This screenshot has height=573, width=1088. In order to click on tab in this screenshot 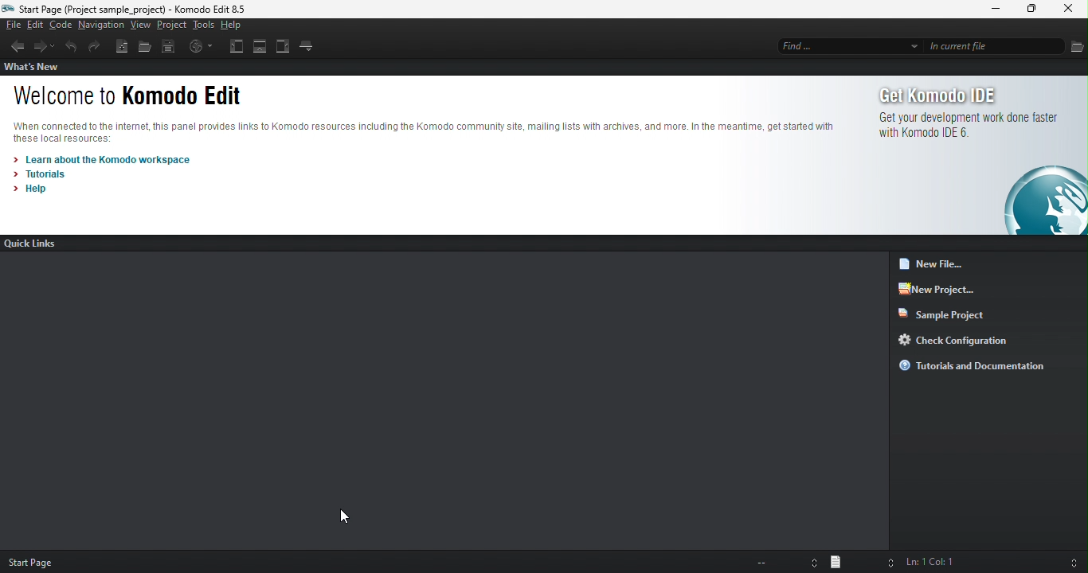, I will do `click(311, 44)`.